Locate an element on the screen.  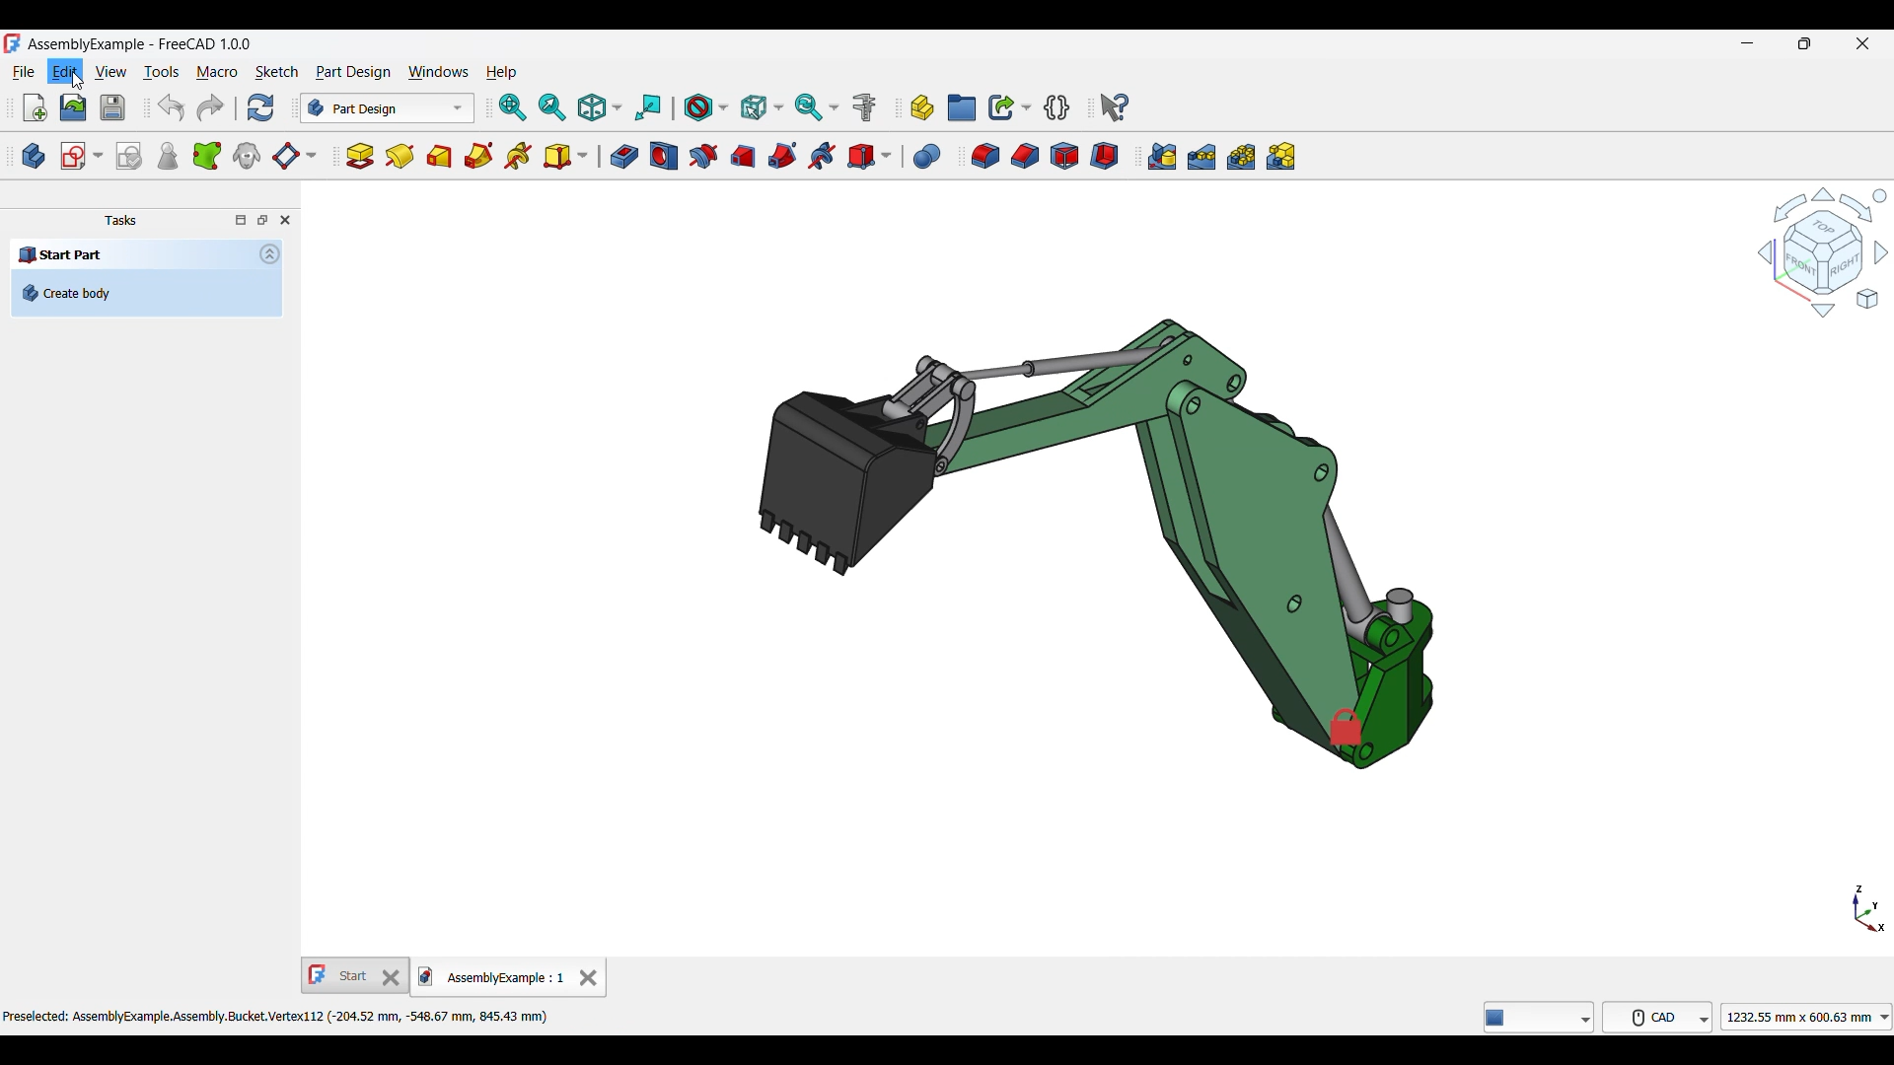
Subtractive loft is located at coordinates (744, 158).